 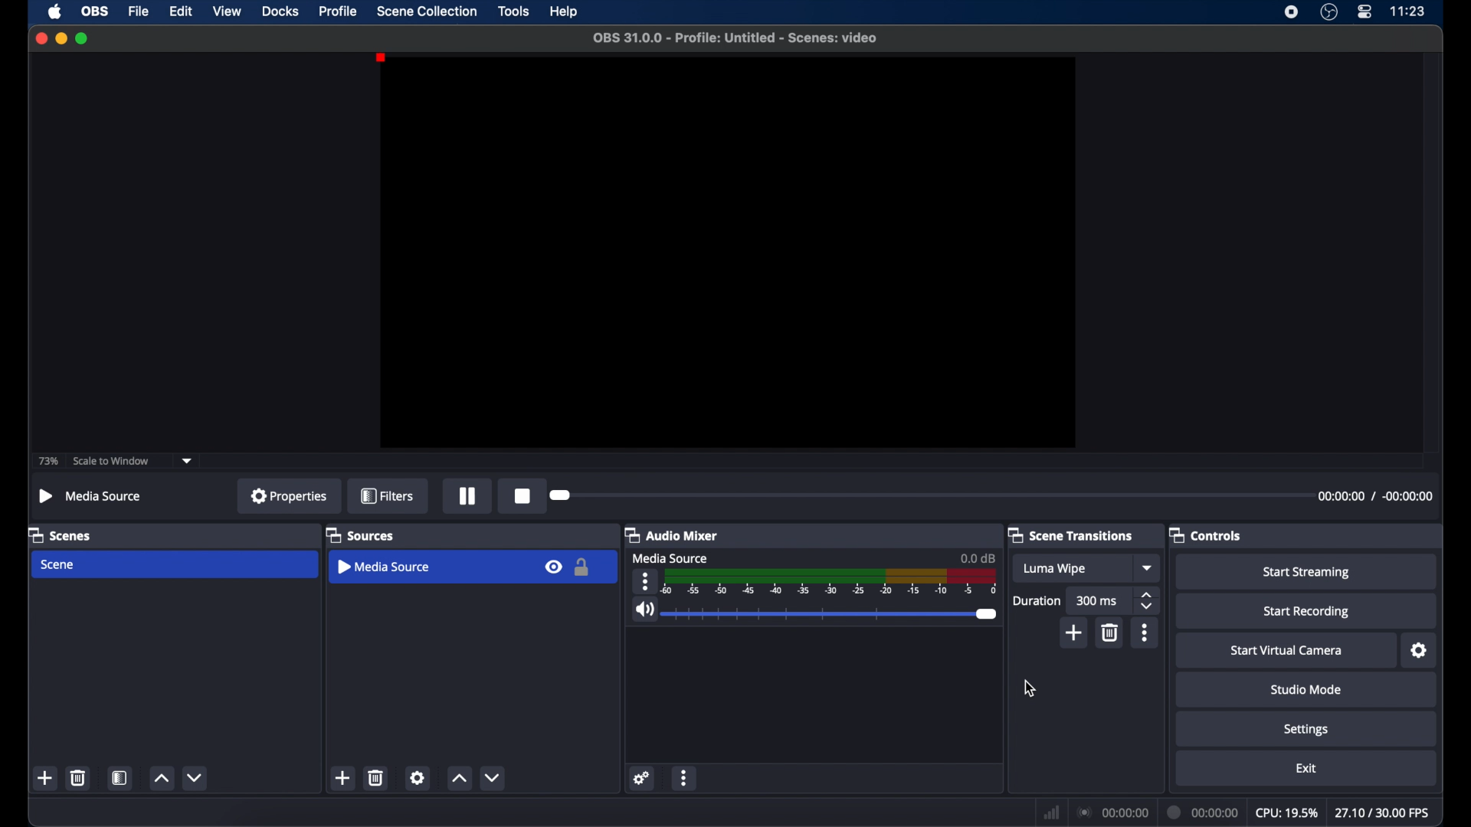 What do you see at coordinates (643, 610) in the screenshot?
I see `volume` at bounding box center [643, 610].